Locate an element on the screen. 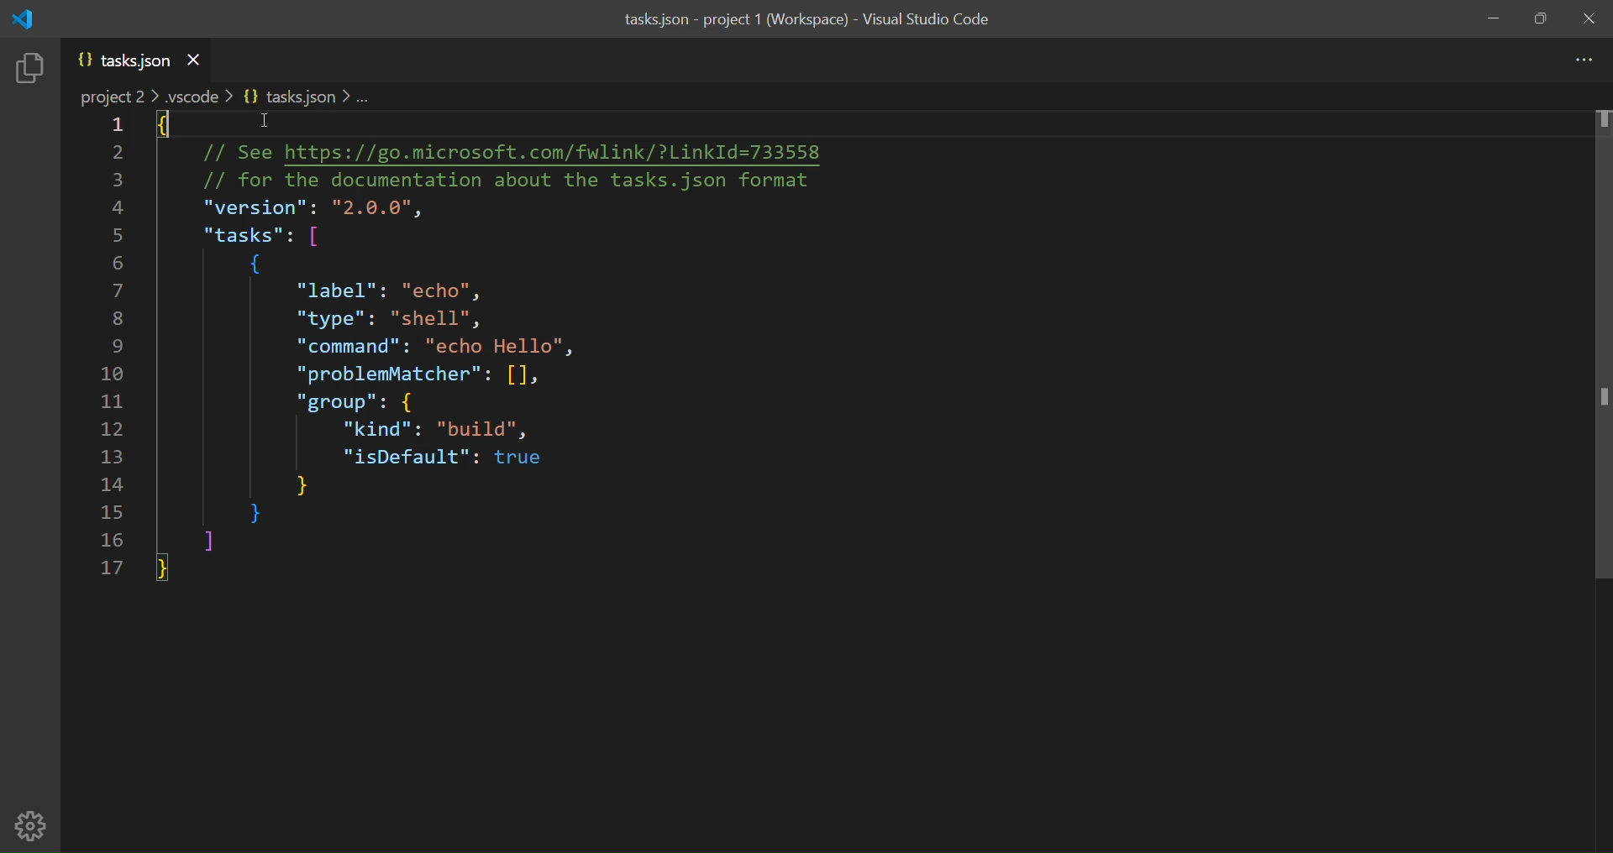 The image size is (1613, 853). scroll bar is located at coordinates (1597, 349).